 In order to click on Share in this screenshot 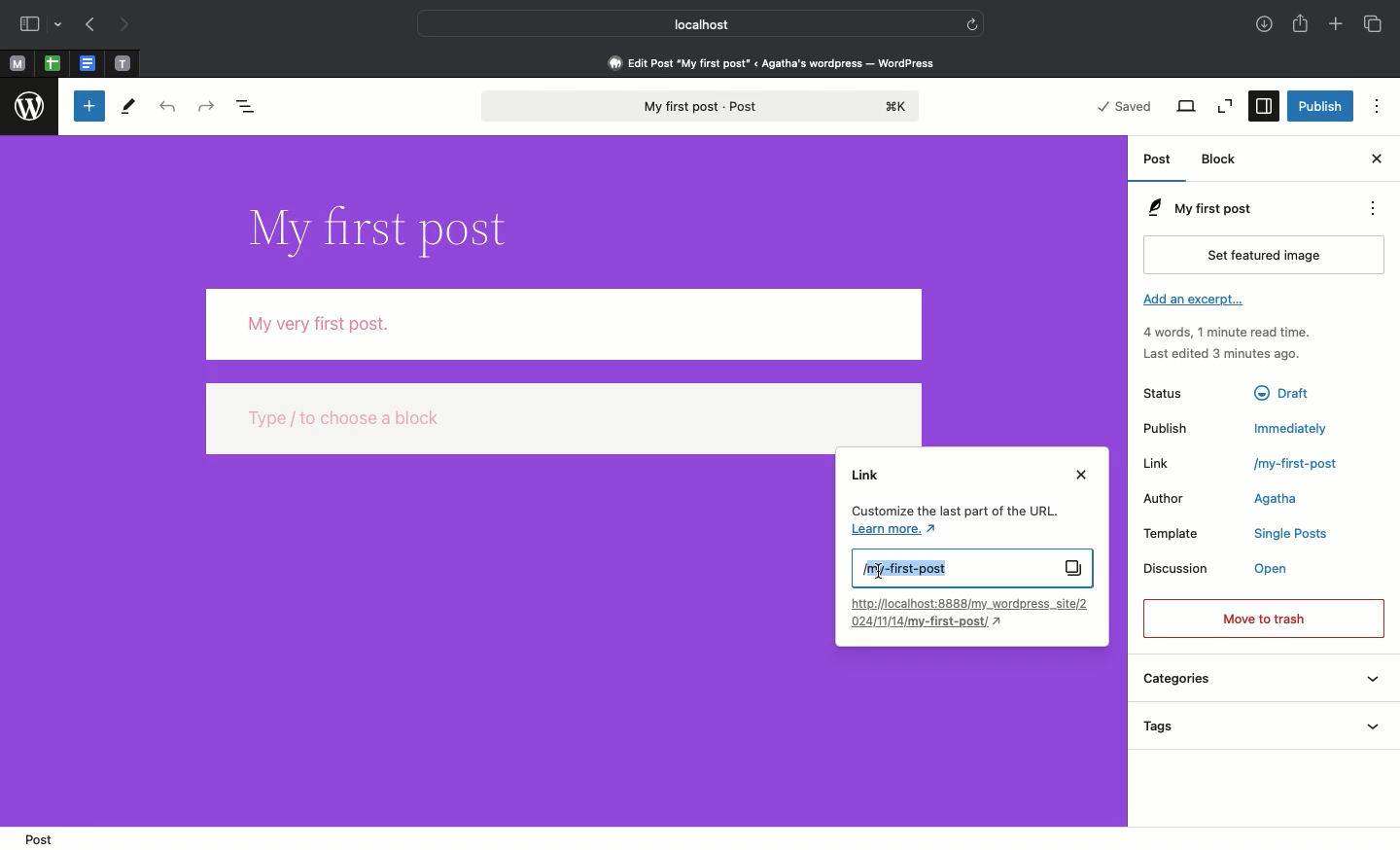, I will do `click(1302, 25)`.